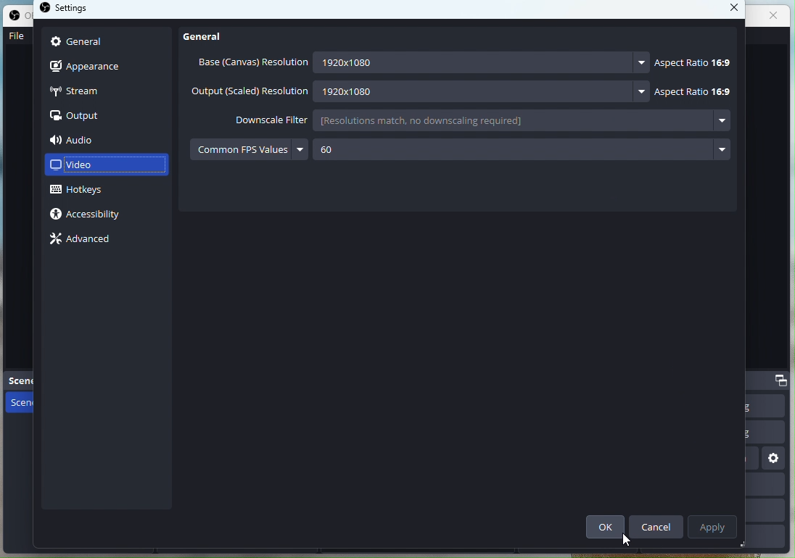 Image resolution: width=795 pixels, height=558 pixels. Describe the element at coordinates (106, 167) in the screenshot. I see `Video` at that location.